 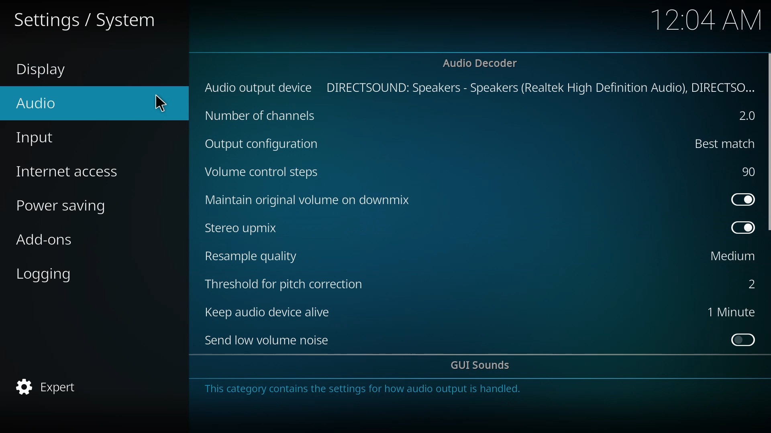 What do you see at coordinates (743, 228) in the screenshot?
I see `enabled` at bounding box center [743, 228].